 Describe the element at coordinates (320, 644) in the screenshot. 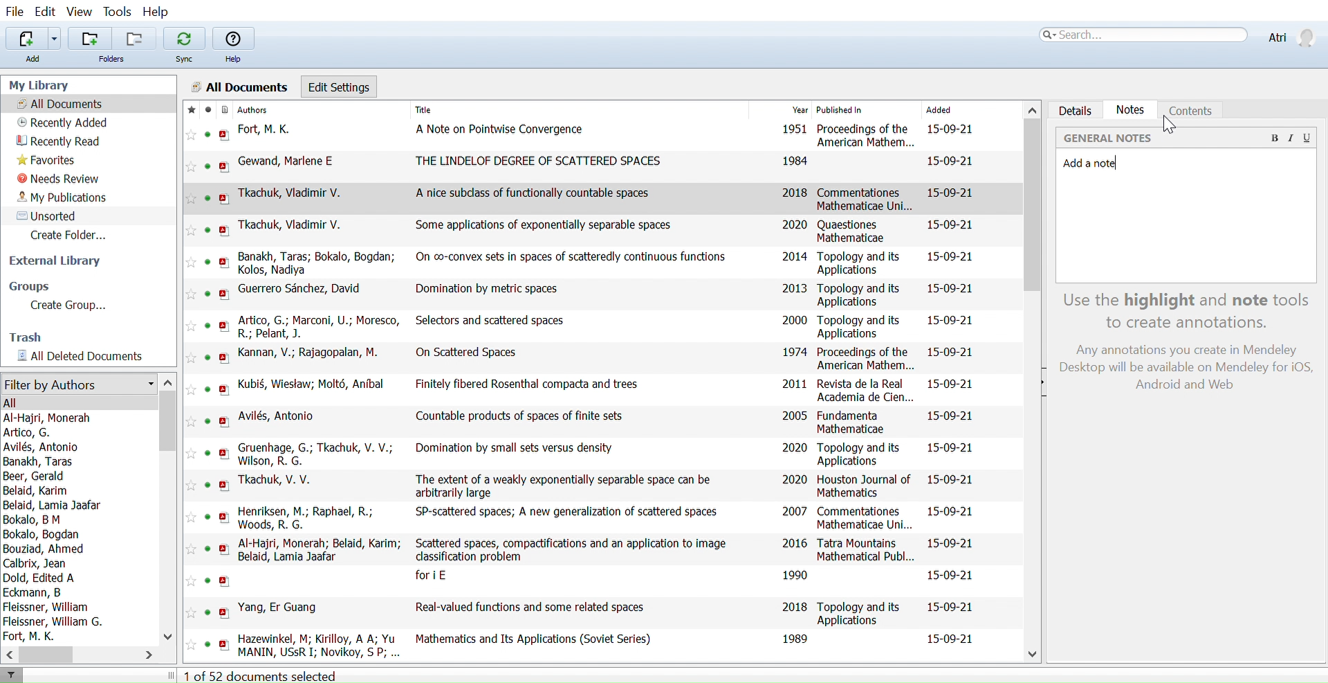

I see `Hazewinkel, M; Kirilloy, A A; Yu MANIN, USsR
I: Novikoy, S P: Rozanoy, Yu A` at that location.